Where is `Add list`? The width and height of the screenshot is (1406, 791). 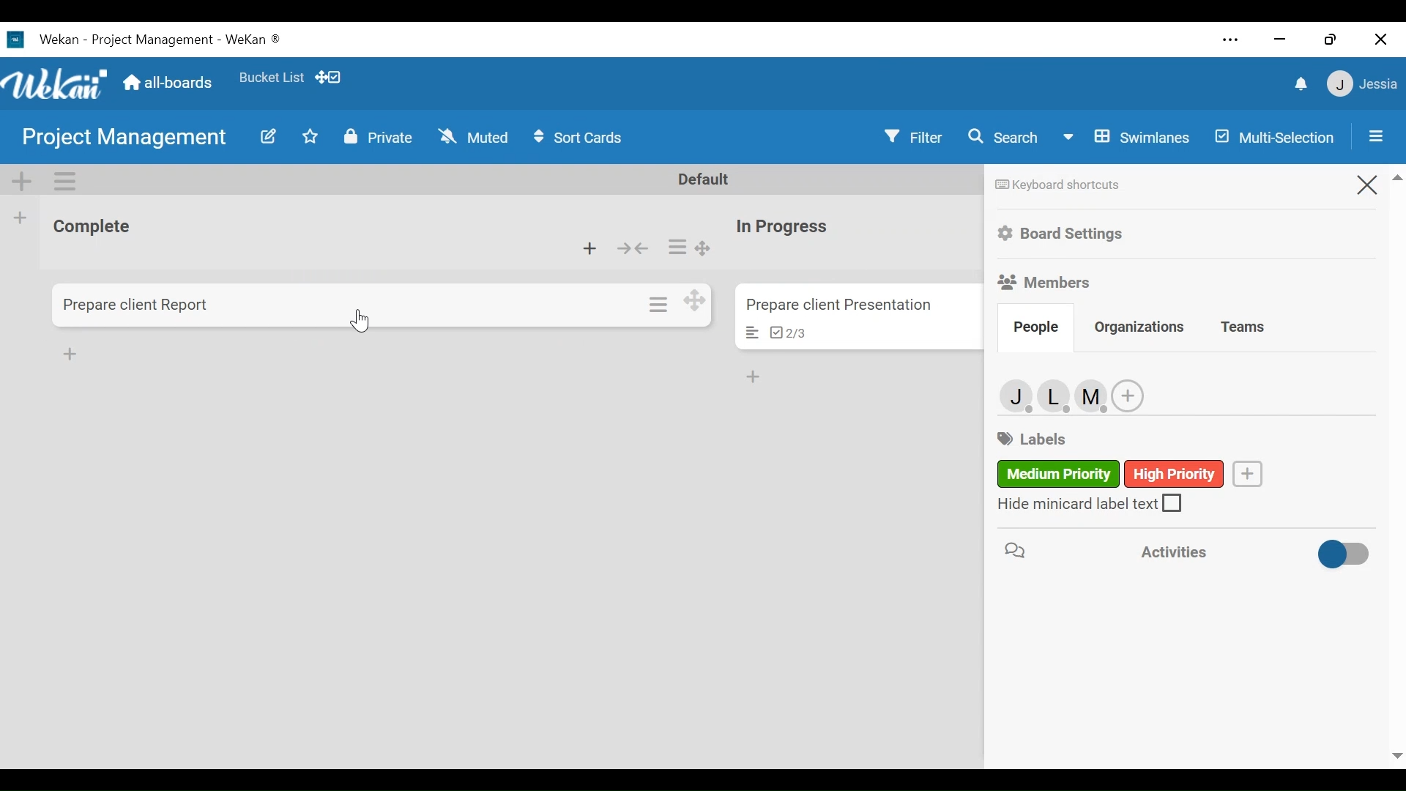 Add list is located at coordinates (21, 218).